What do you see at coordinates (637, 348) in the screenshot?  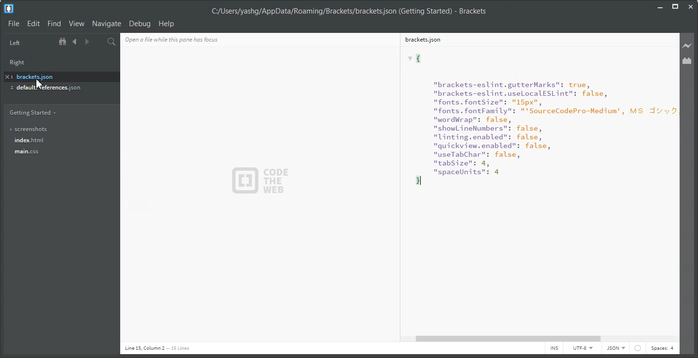 I see `circle` at bounding box center [637, 348].